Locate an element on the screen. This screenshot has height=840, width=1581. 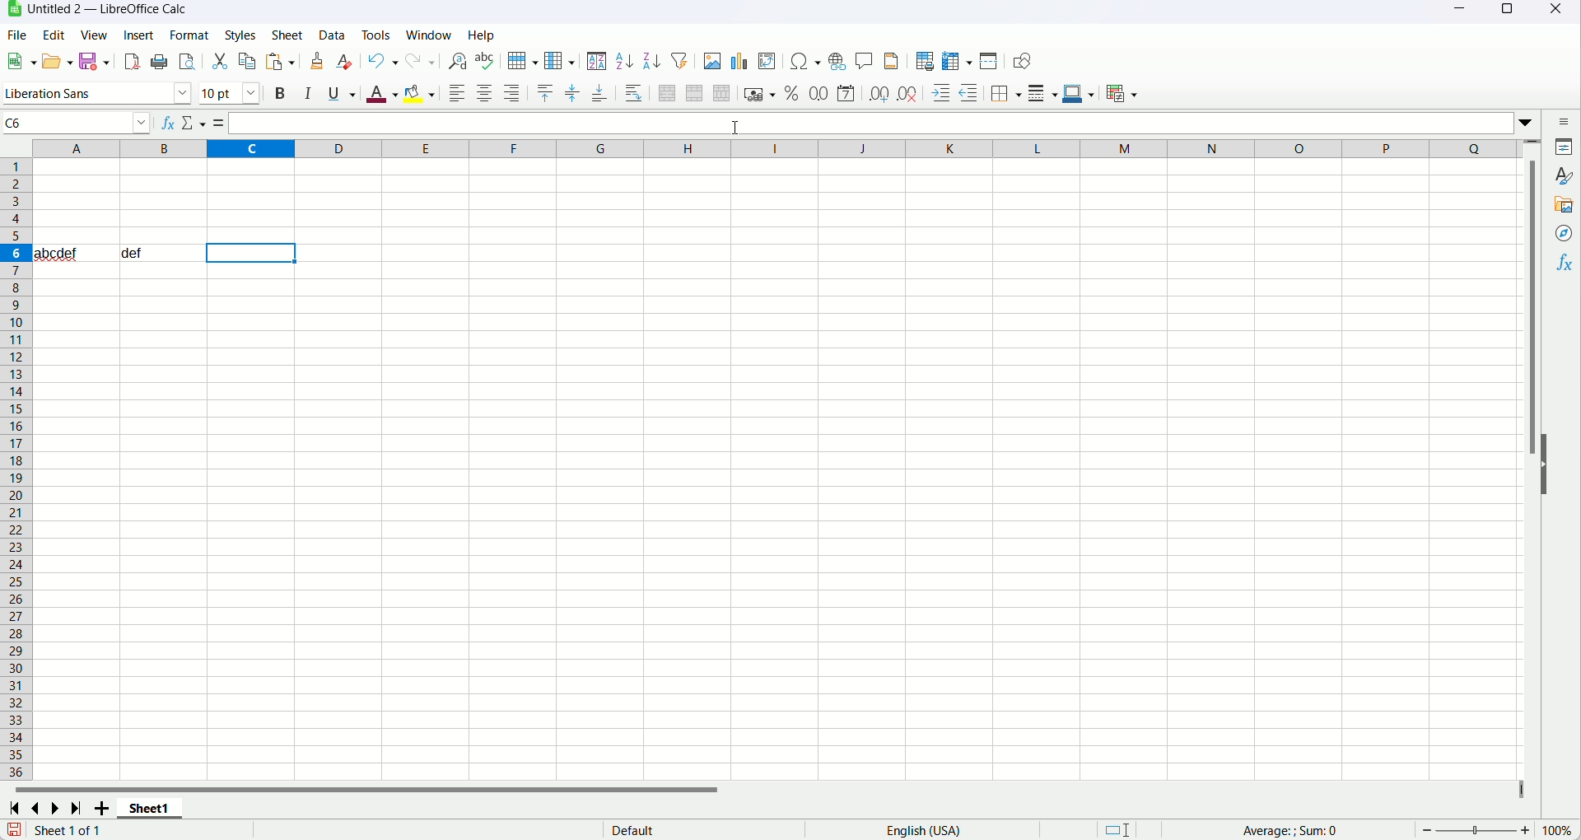
font name is located at coordinates (96, 92).